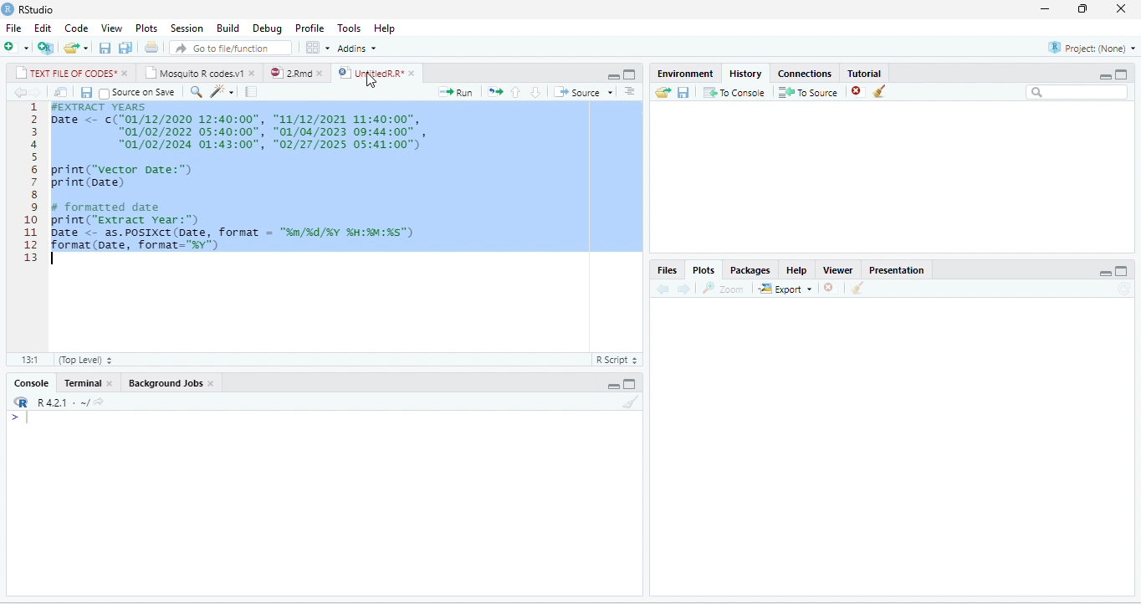  I want to click on close file, so click(833, 288).